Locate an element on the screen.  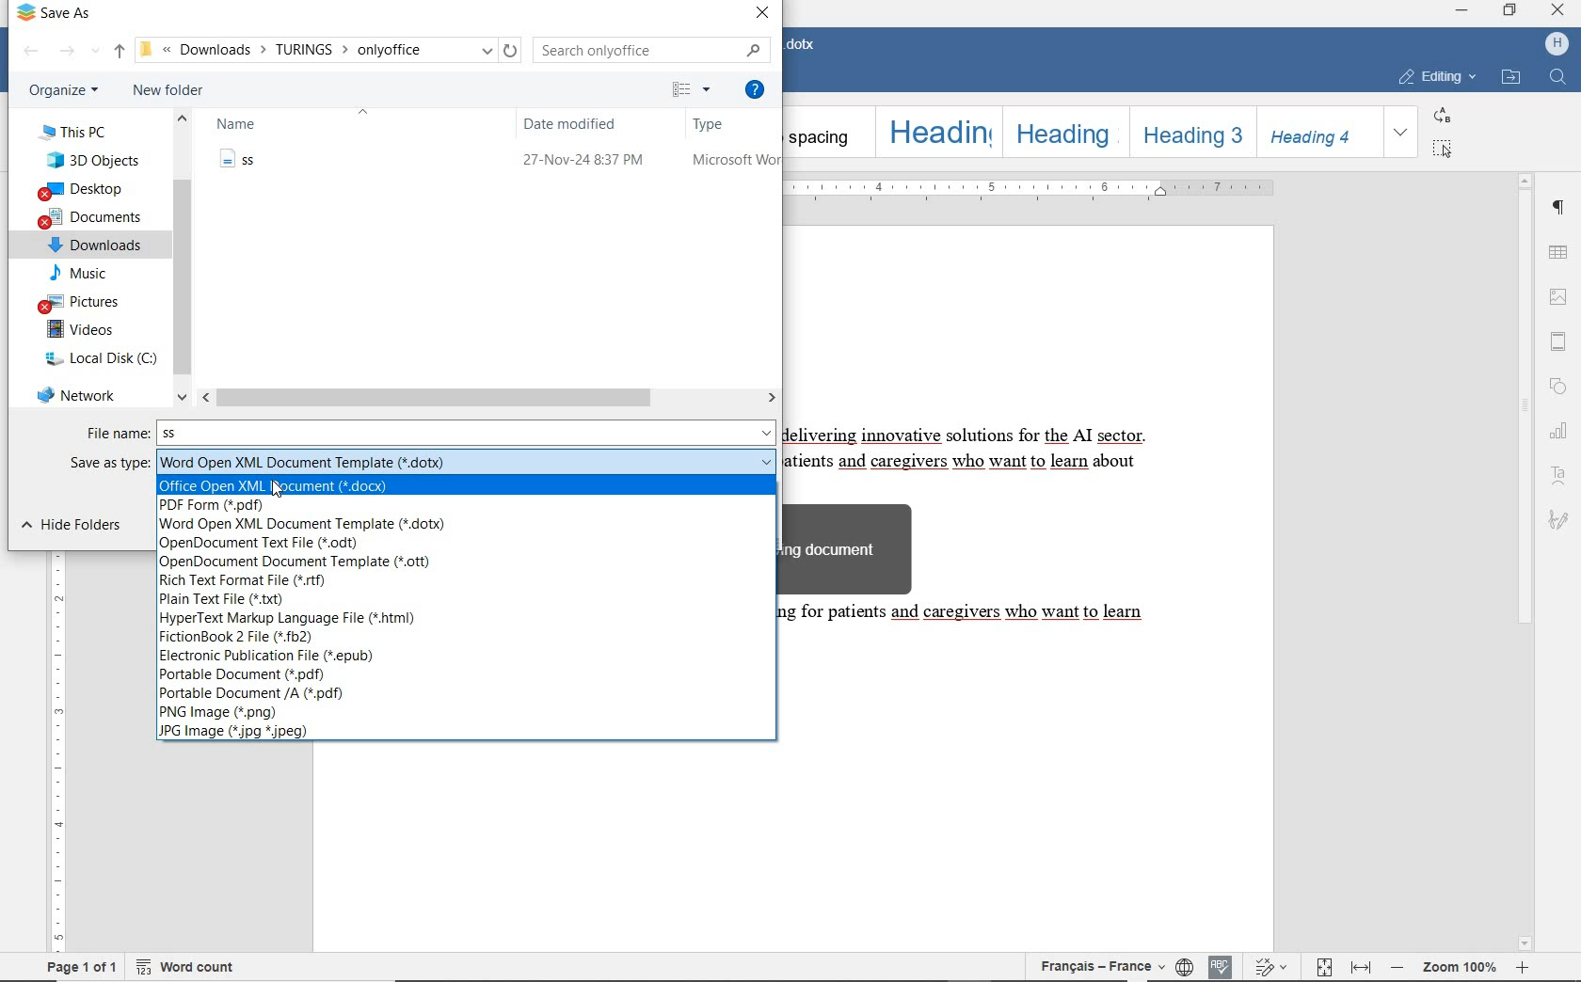
fit to width is located at coordinates (1364, 965).